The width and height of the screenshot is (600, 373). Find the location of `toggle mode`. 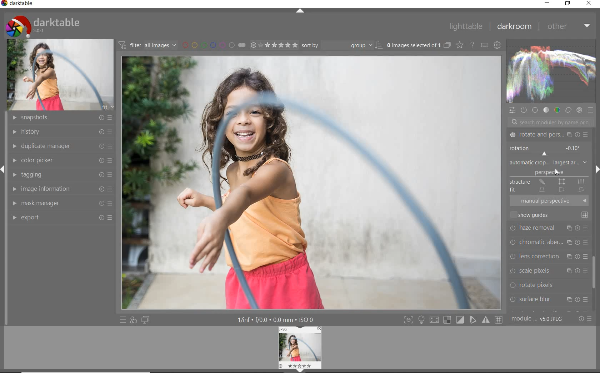

toggle mode is located at coordinates (452, 320).